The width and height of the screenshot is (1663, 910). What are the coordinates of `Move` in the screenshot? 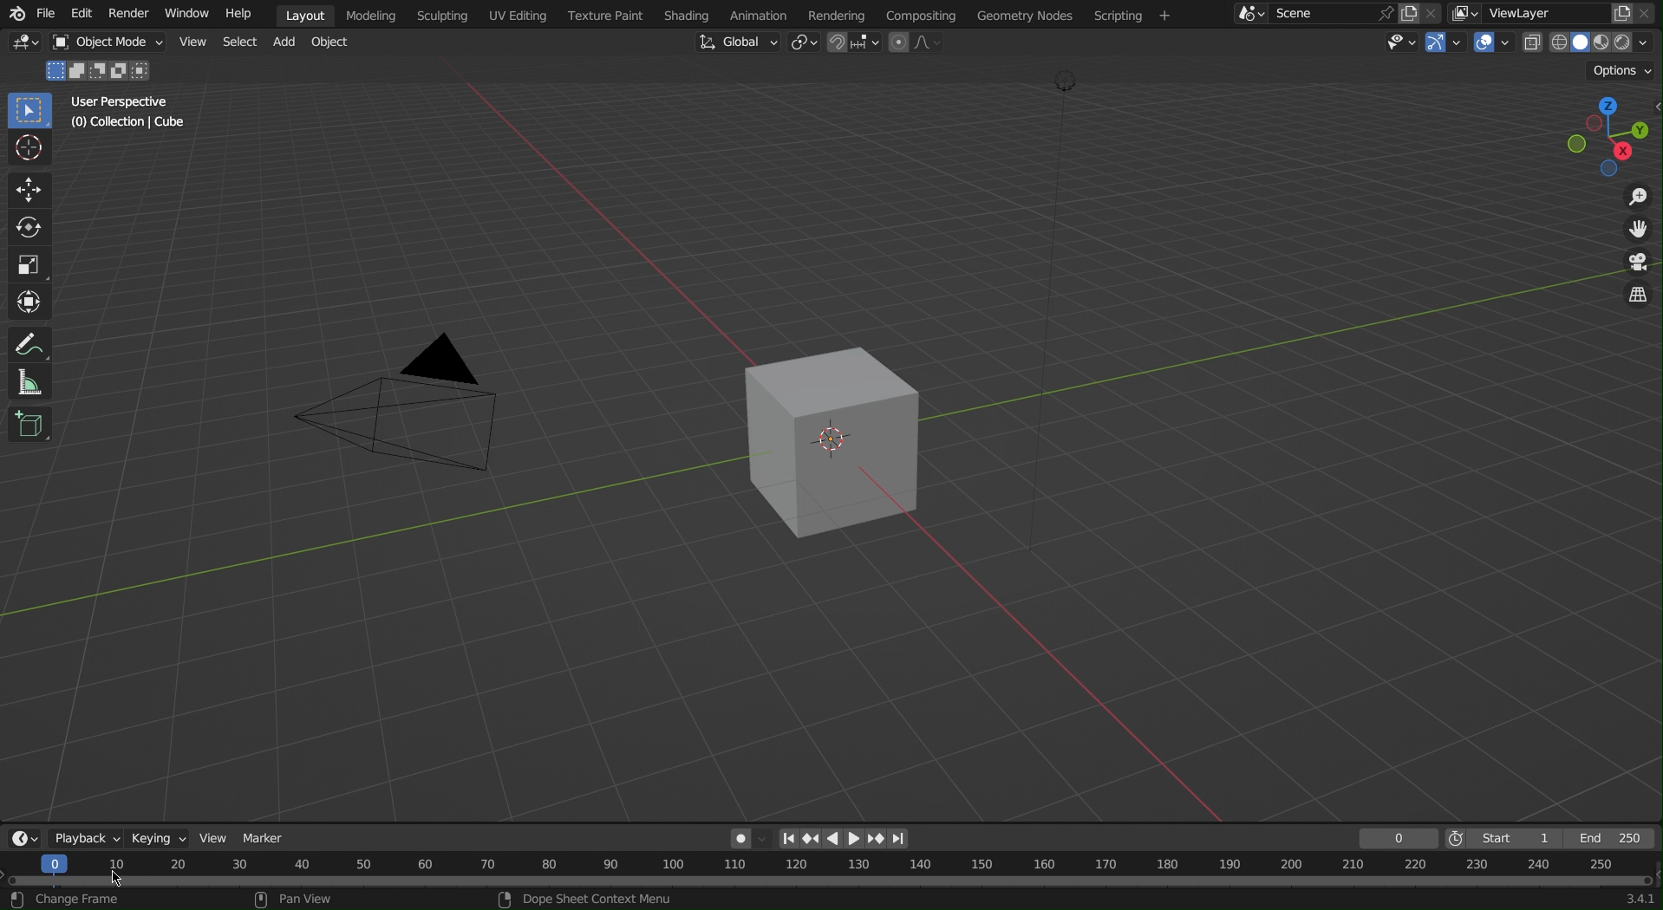 It's located at (30, 192).